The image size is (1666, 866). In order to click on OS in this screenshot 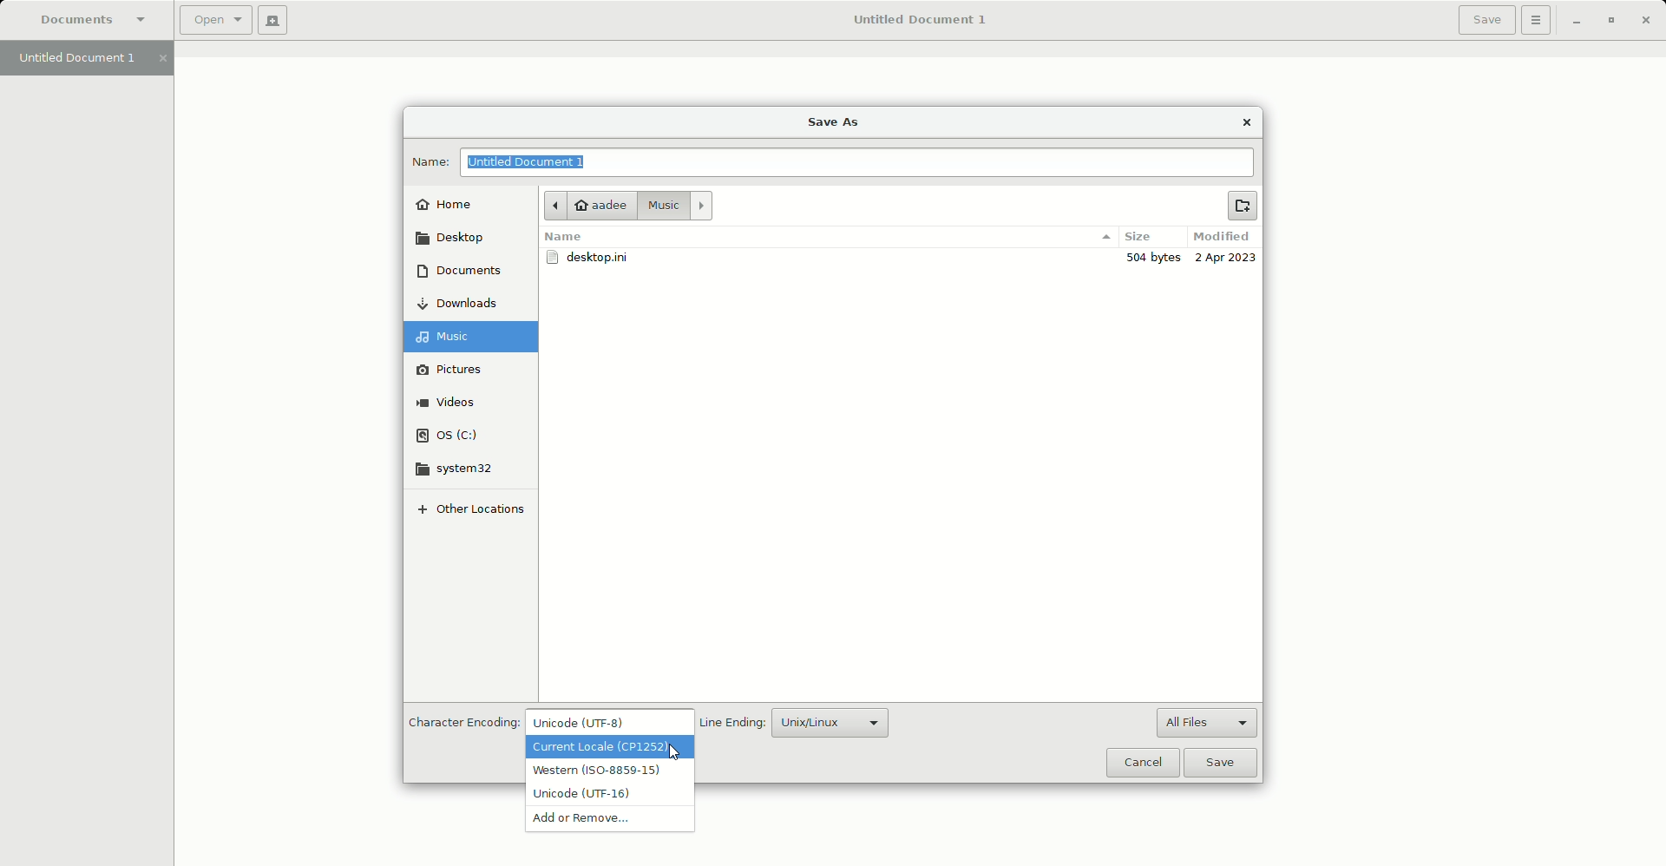, I will do `click(464, 436)`.